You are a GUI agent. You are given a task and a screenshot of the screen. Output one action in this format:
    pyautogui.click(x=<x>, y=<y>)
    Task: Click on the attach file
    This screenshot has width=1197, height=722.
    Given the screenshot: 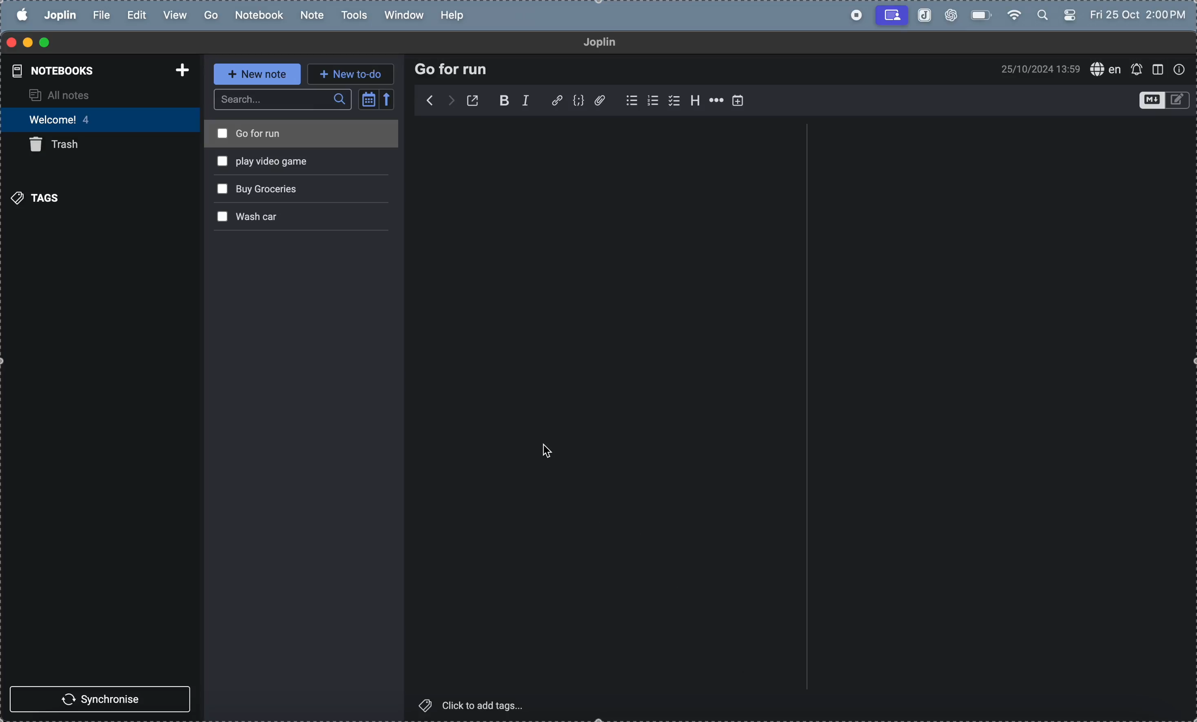 What is the action you would take?
    pyautogui.click(x=603, y=100)
    